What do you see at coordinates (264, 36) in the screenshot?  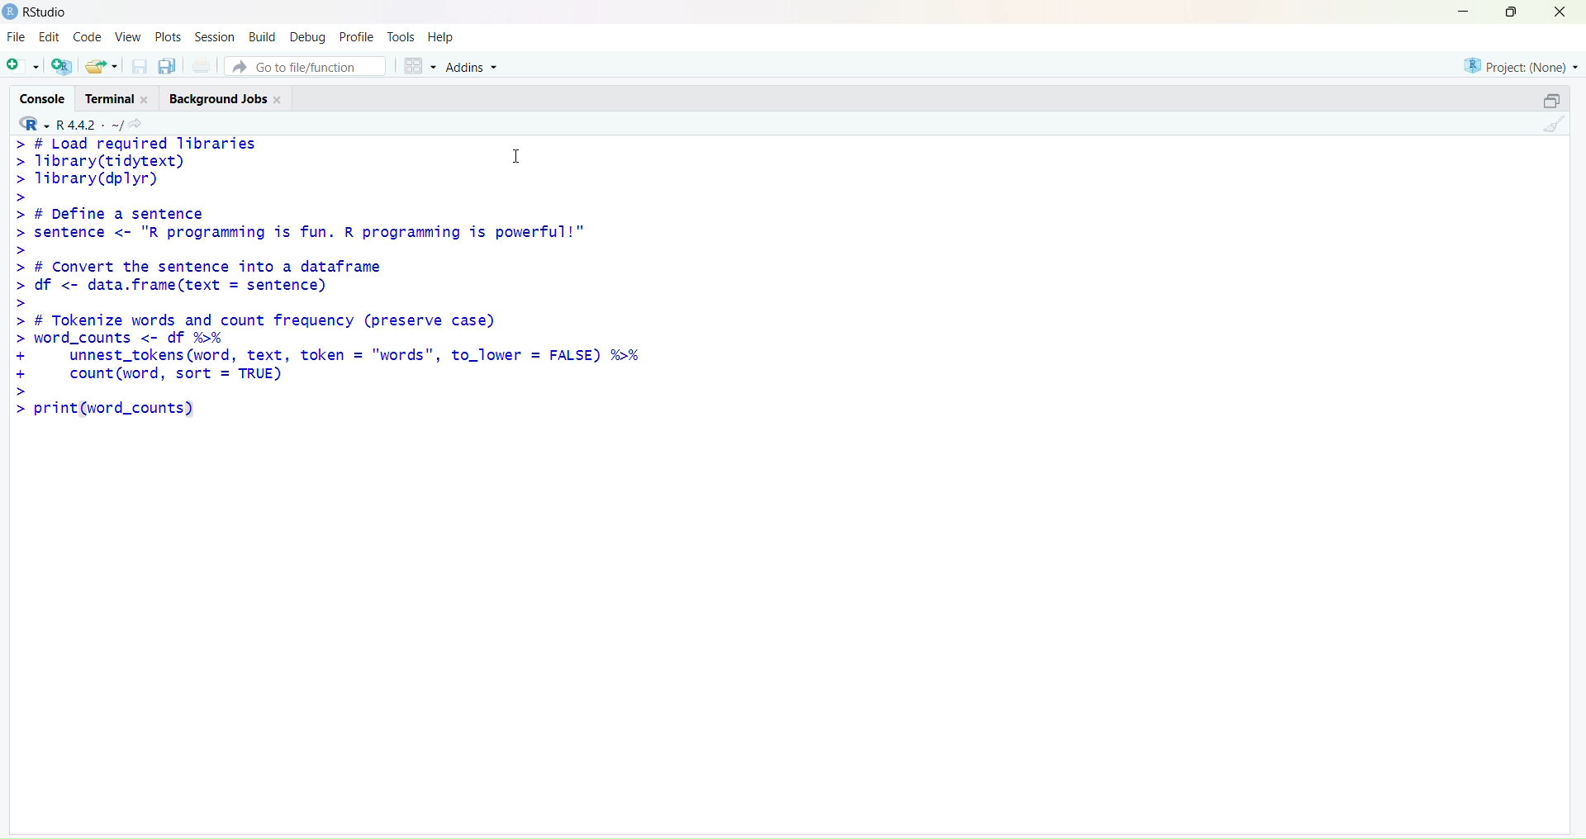 I see `build` at bounding box center [264, 36].